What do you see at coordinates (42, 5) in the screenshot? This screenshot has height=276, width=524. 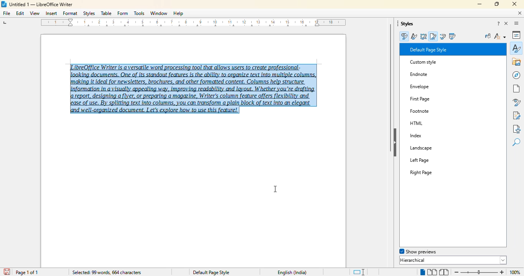 I see `Untitled 1 -- LibreOffice Writer` at bounding box center [42, 5].